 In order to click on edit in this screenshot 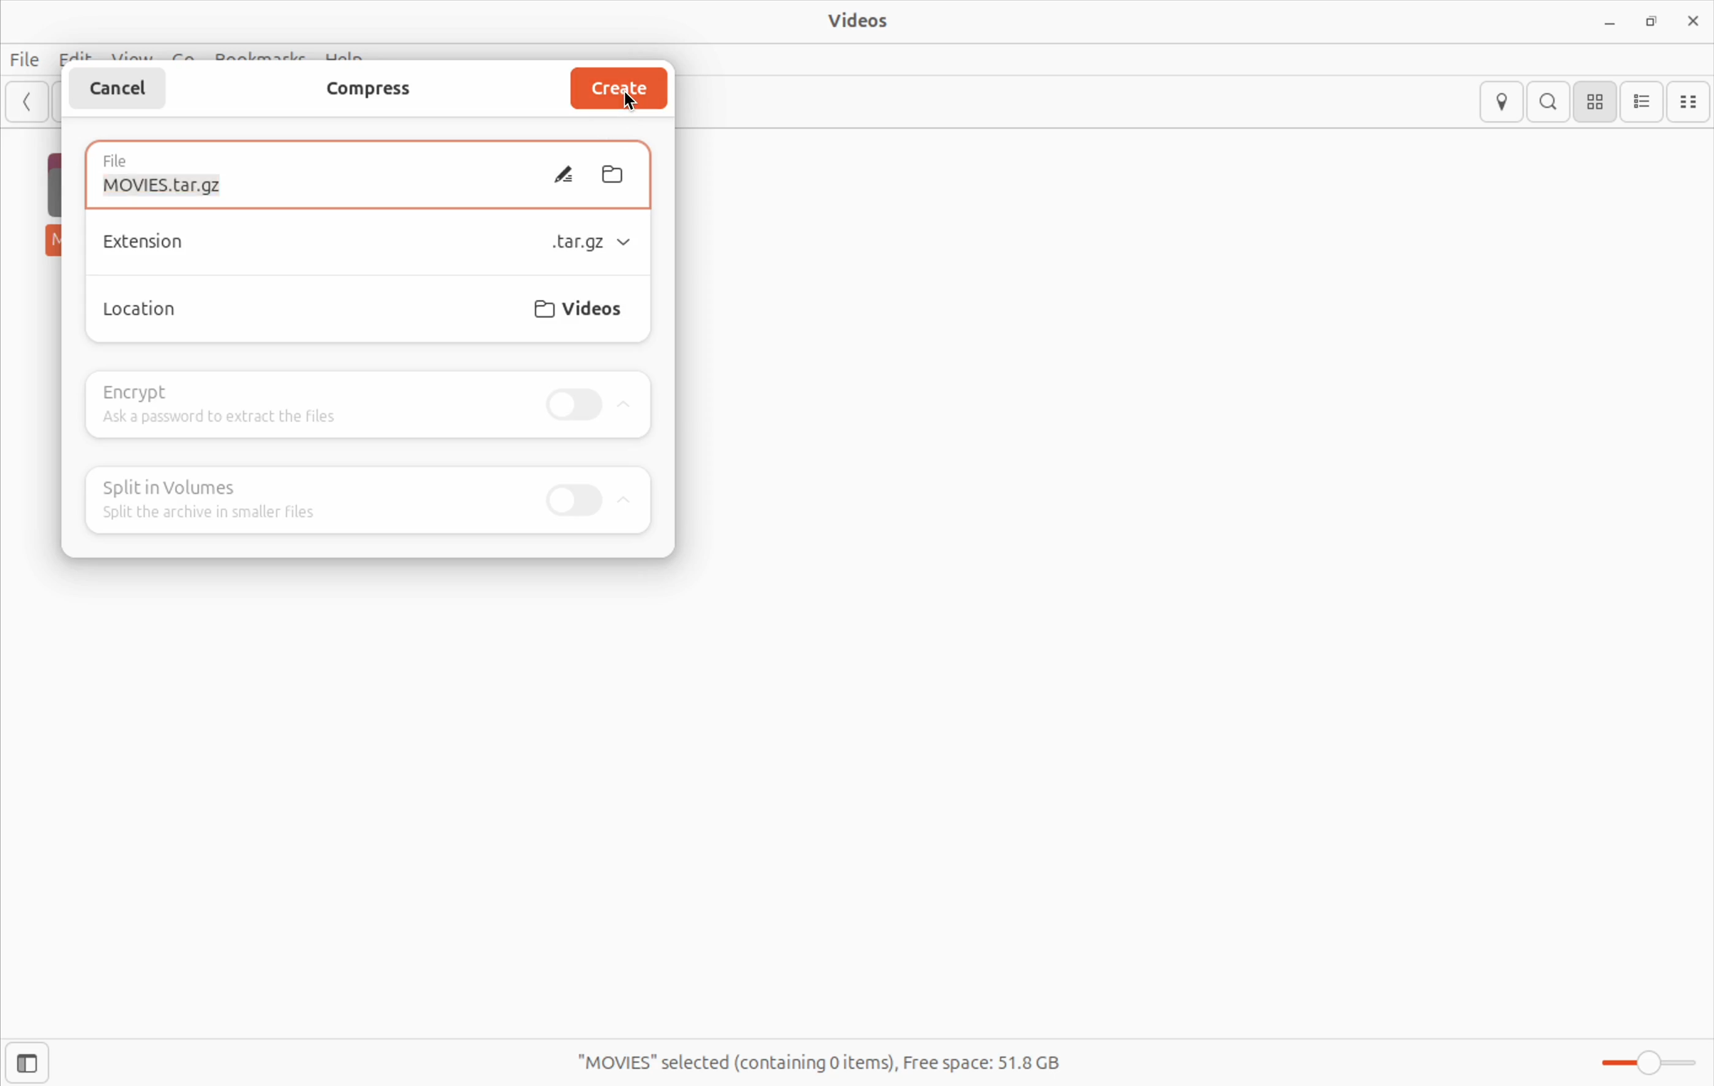, I will do `click(567, 177)`.